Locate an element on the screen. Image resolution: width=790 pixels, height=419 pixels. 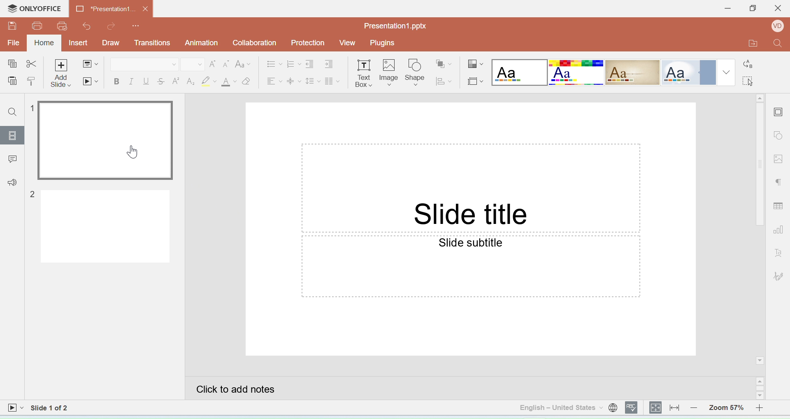
Set text language is located at coordinates (560, 407).